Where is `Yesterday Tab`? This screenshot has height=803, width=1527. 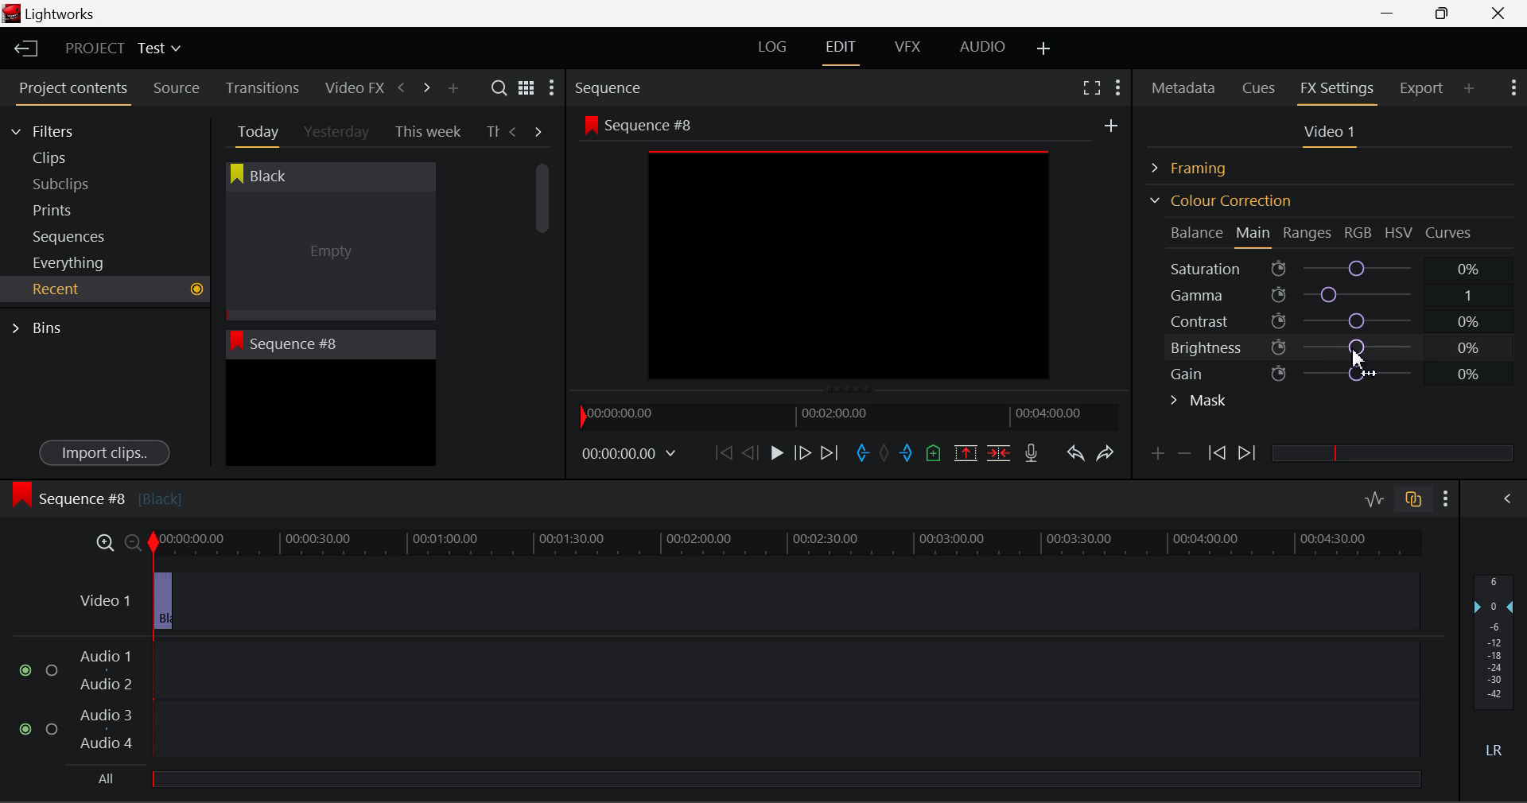 Yesterday Tab is located at coordinates (338, 133).